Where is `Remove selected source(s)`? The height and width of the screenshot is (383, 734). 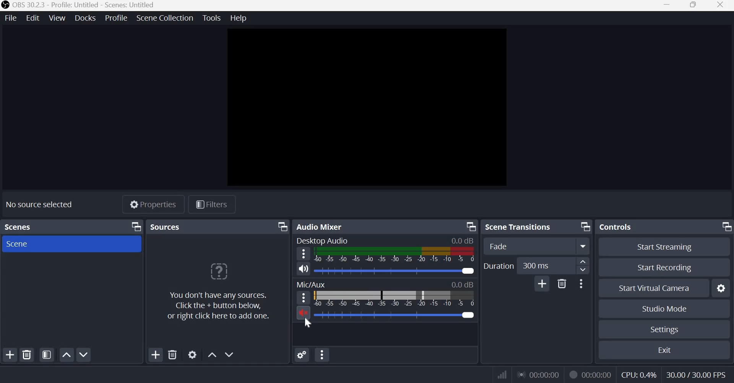
Remove selected source(s) is located at coordinates (173, 355).